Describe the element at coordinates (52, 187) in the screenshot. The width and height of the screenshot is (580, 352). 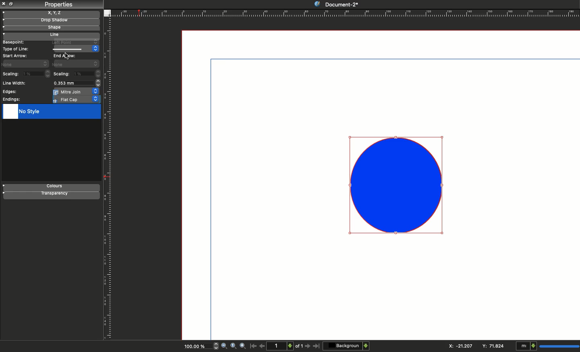
I see `colors` at that location.